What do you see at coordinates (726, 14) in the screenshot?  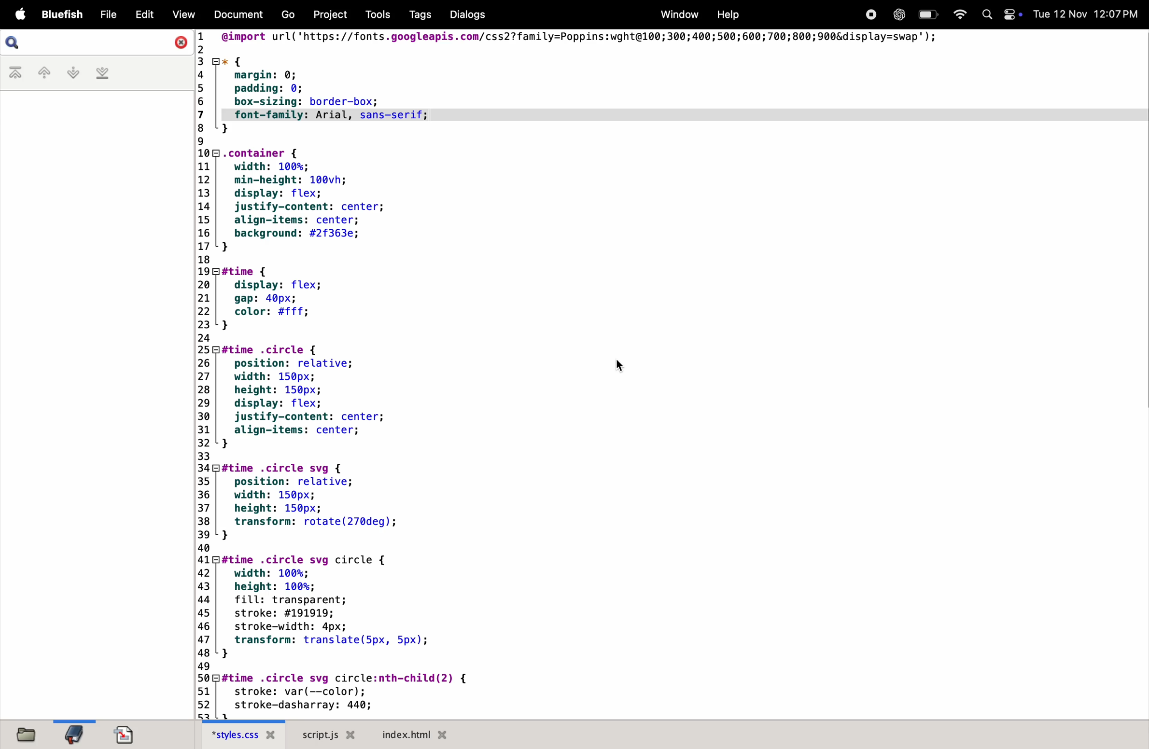 I see `help` at bounding box center [726, 14].